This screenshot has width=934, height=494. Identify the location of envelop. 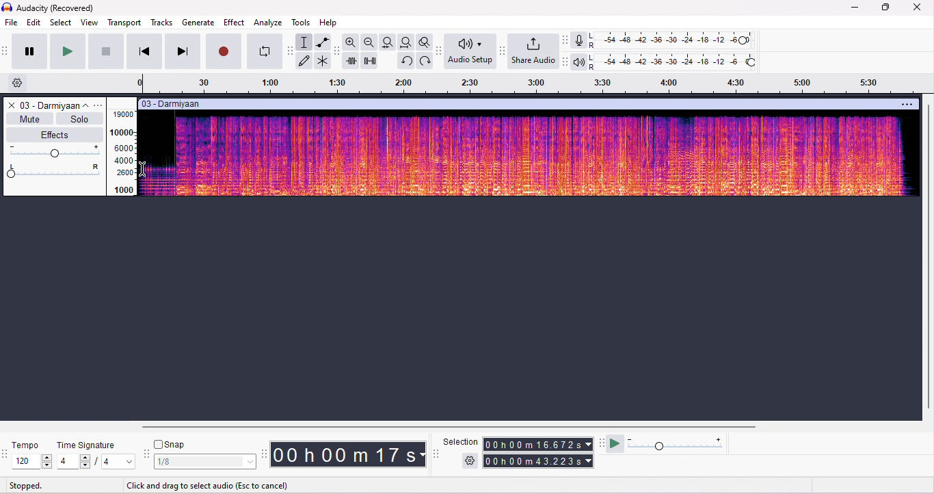
(324, 42).